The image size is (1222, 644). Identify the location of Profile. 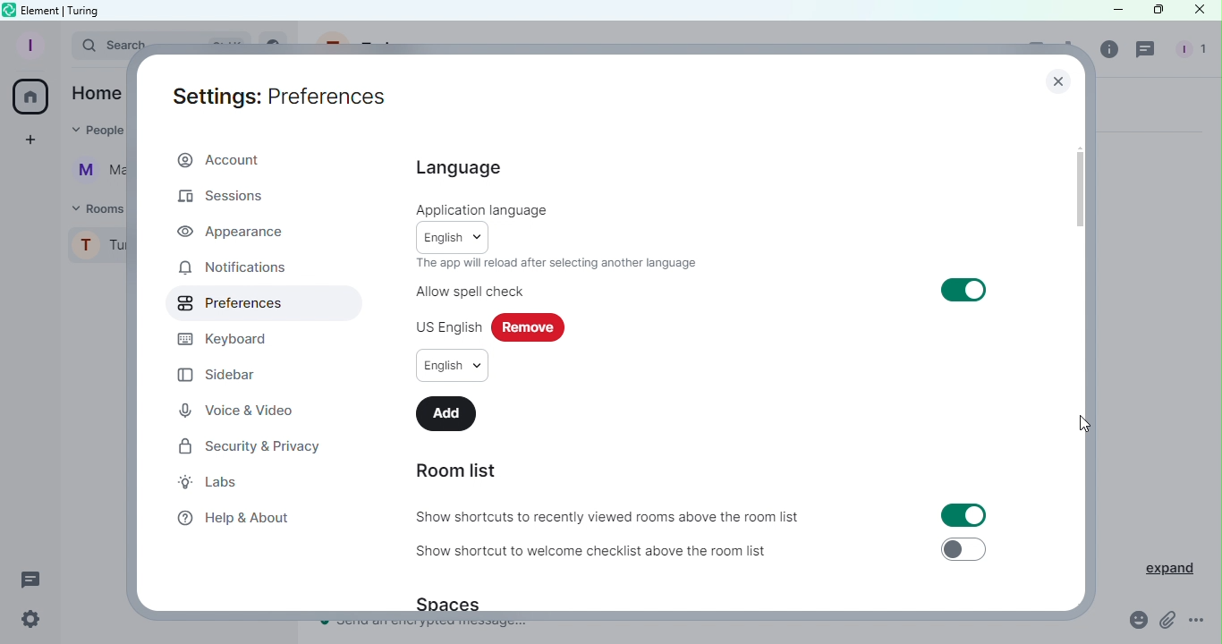
(28, 45).